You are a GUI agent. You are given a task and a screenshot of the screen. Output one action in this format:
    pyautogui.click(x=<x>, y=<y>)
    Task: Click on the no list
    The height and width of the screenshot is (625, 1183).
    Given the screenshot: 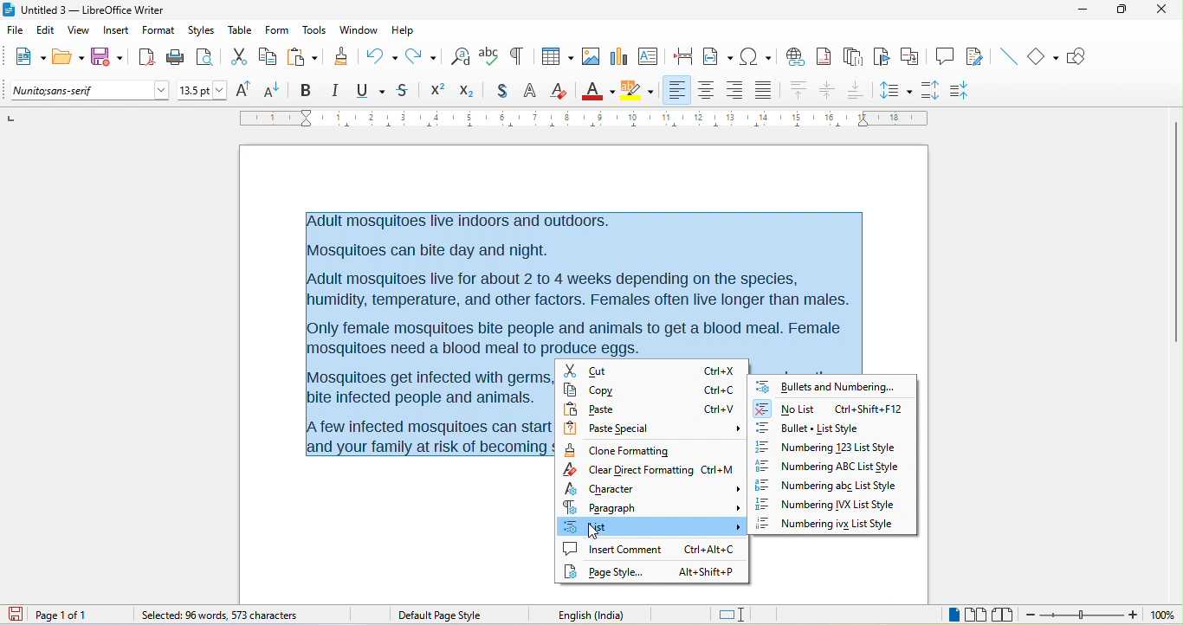 What is the action you would take?
    pyautogui.click(x=830, y=409)
    